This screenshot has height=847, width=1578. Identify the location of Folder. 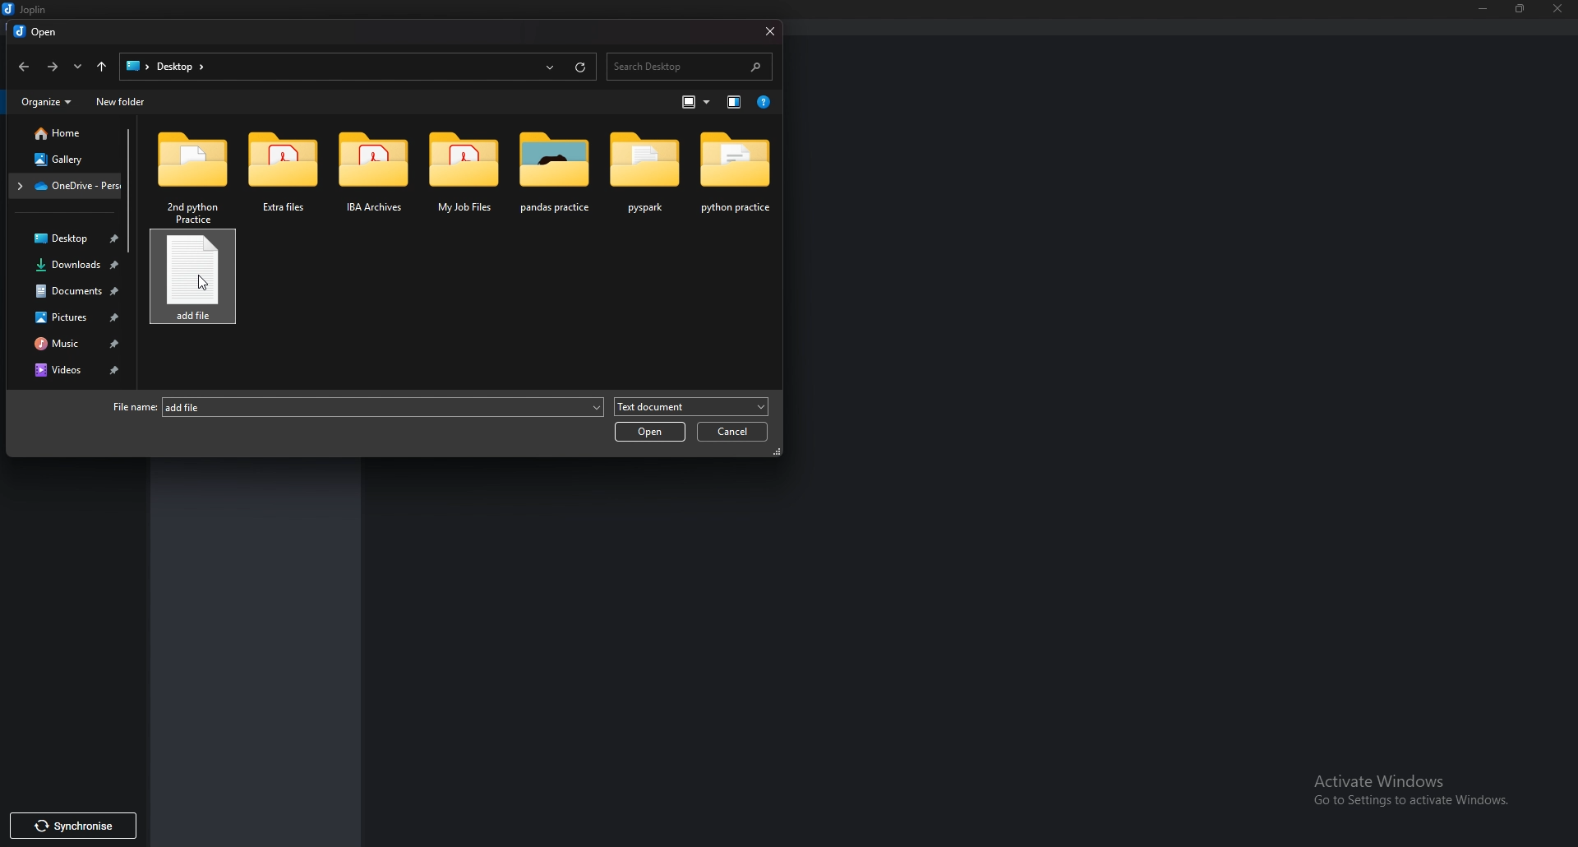
(462, 171).